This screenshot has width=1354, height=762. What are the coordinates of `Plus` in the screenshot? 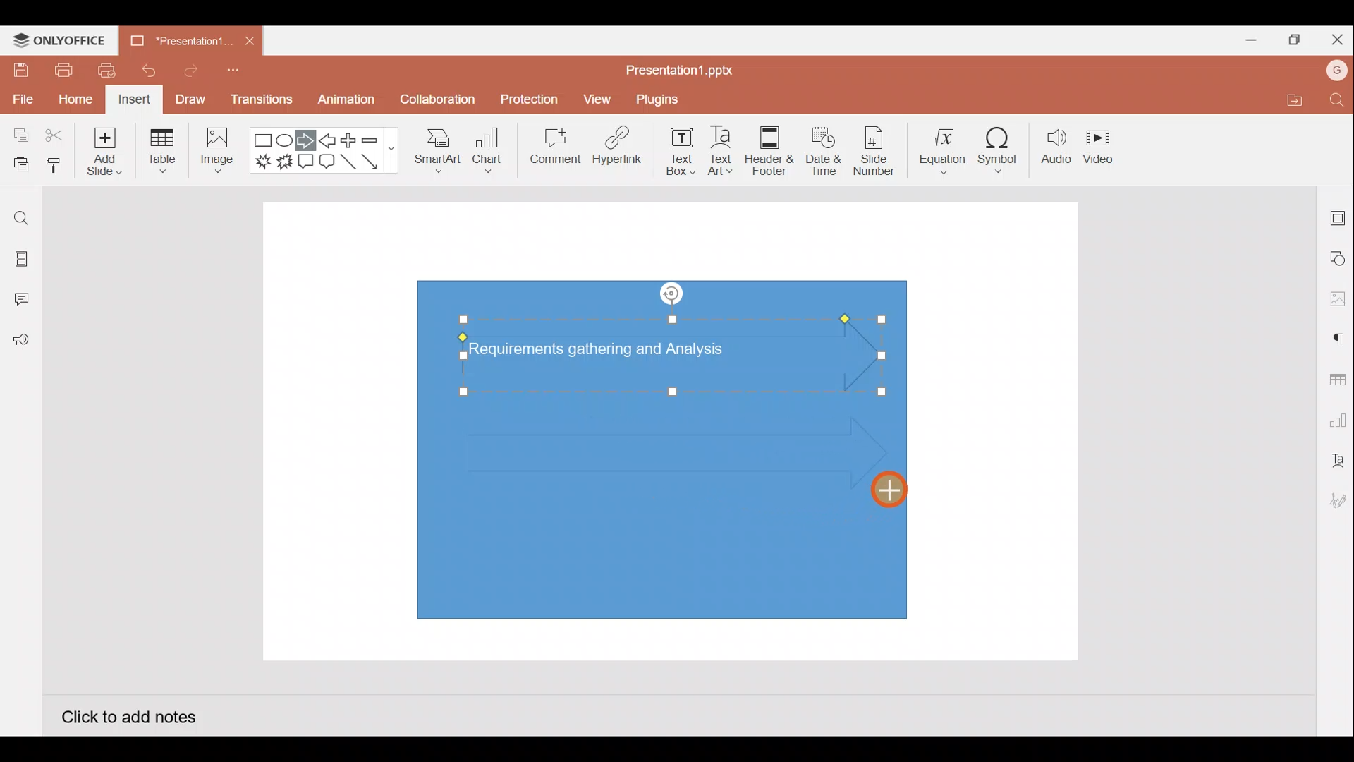 It's located at (352, 140).